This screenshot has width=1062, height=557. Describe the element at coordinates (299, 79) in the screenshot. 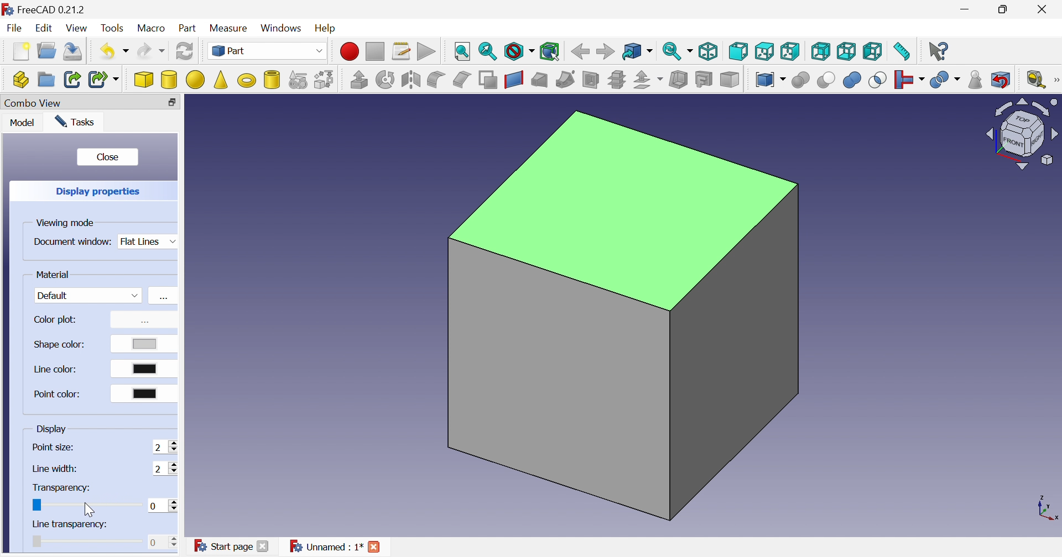

I see `Create primitives` at that location.